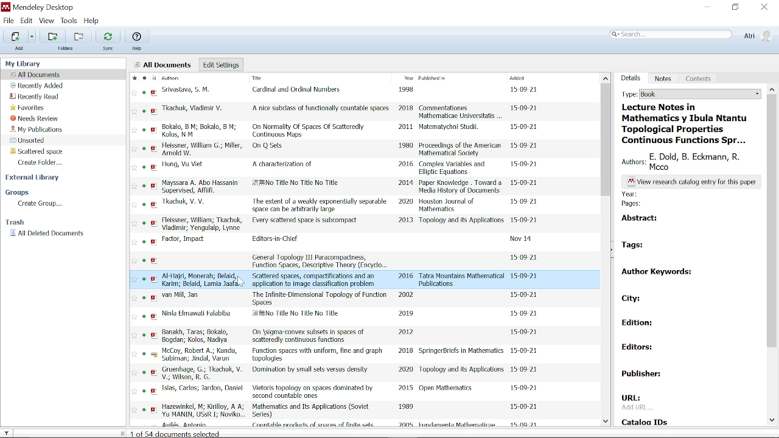 The image size is (779, 438). I want to click on Published in, so click(455, 79).